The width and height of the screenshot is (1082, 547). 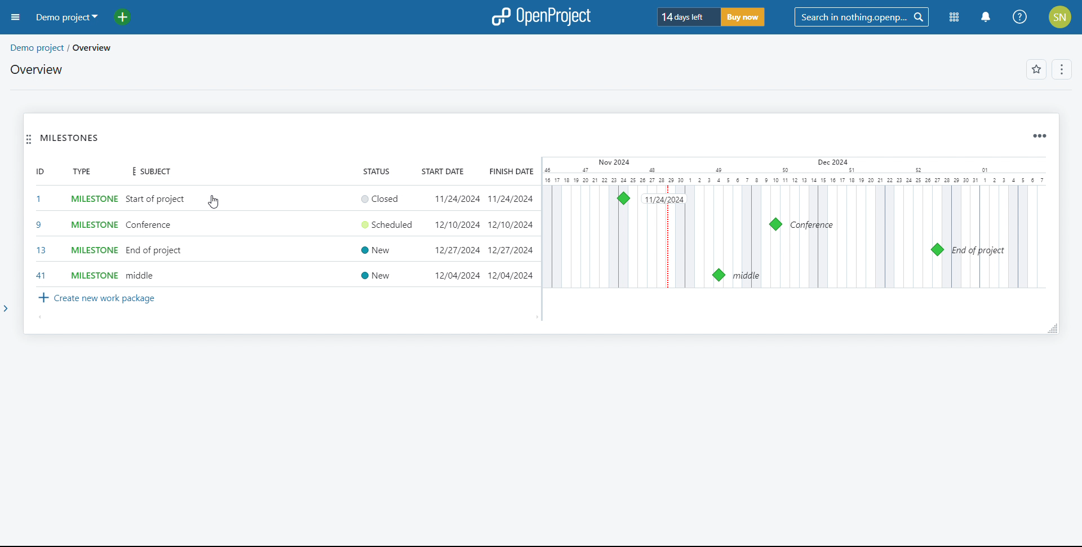 What do you see at coordinates (1063, 69) in the screenshot?
I see `options` at bounding box center [1063, 69].